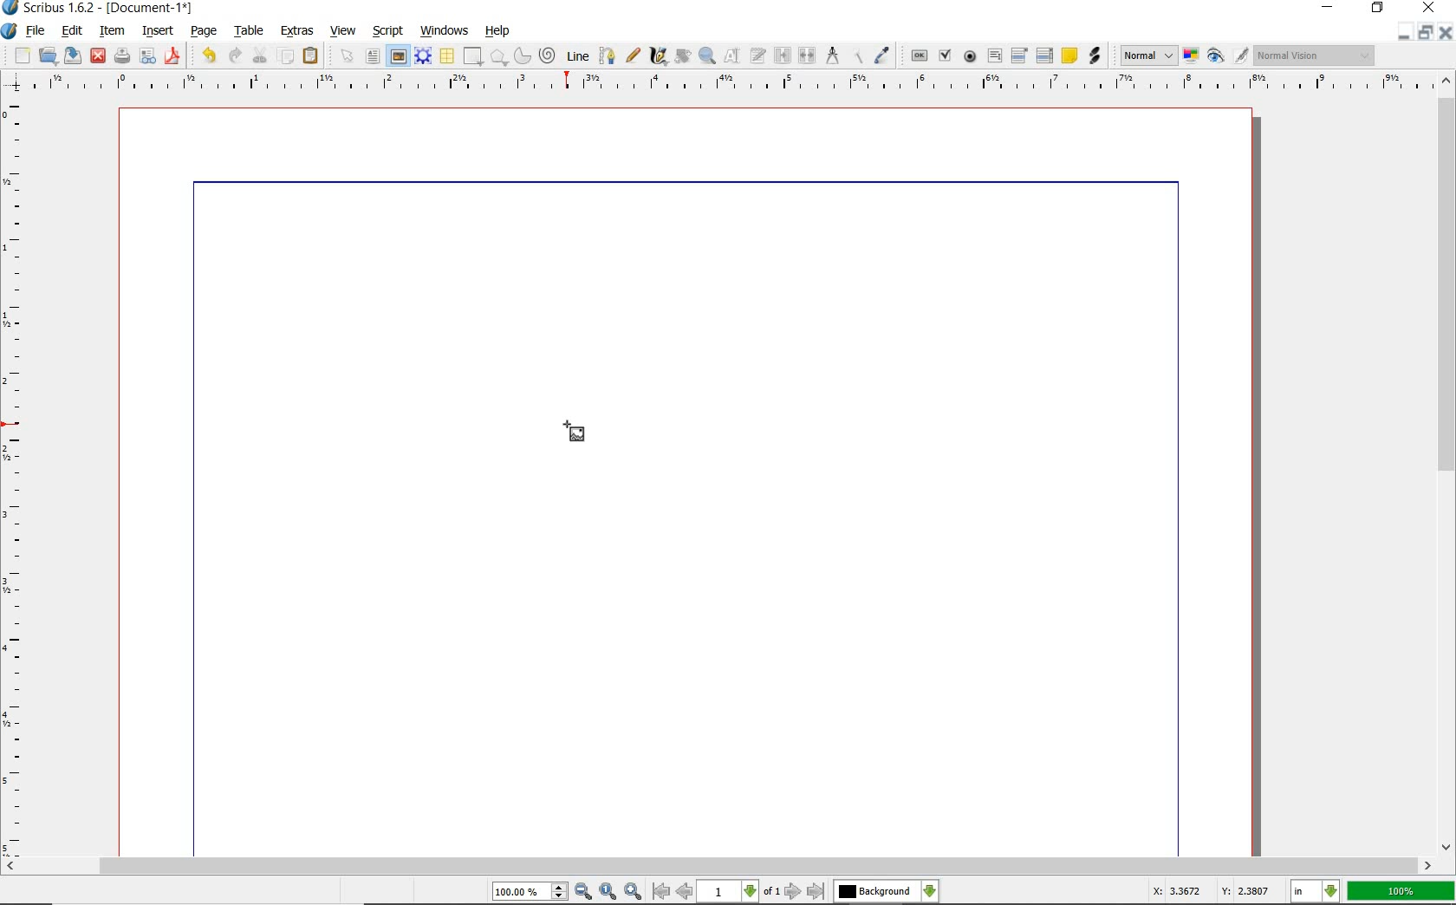 The width and height of the screenshot is (1456, 905). I want to click on select the current unit: in, so click(1315, 889).